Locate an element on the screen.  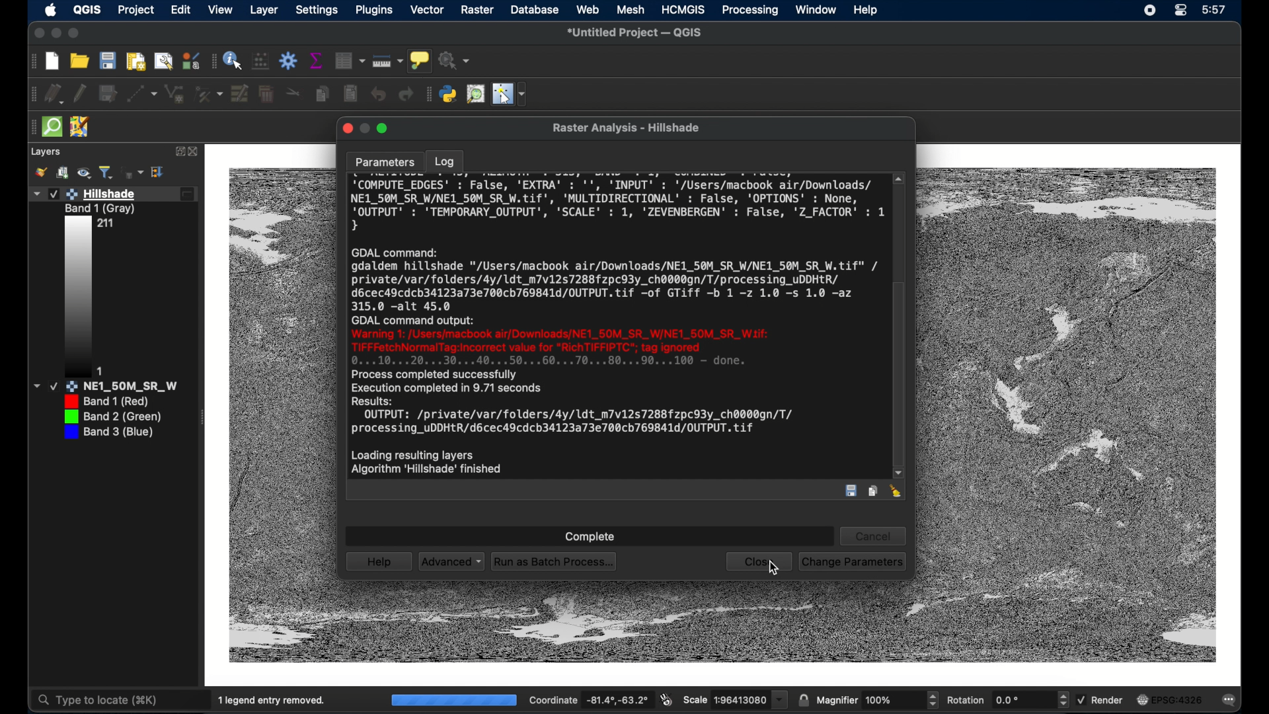
processing is located at coordinates (750, 11).